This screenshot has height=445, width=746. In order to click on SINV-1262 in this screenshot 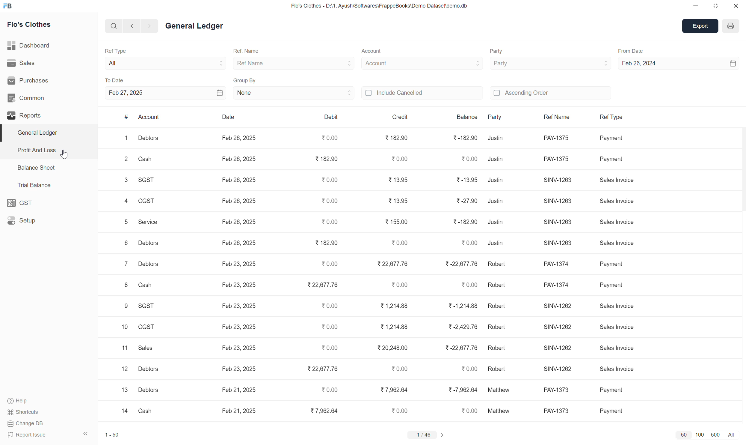, I will do `click(558, 348)`.